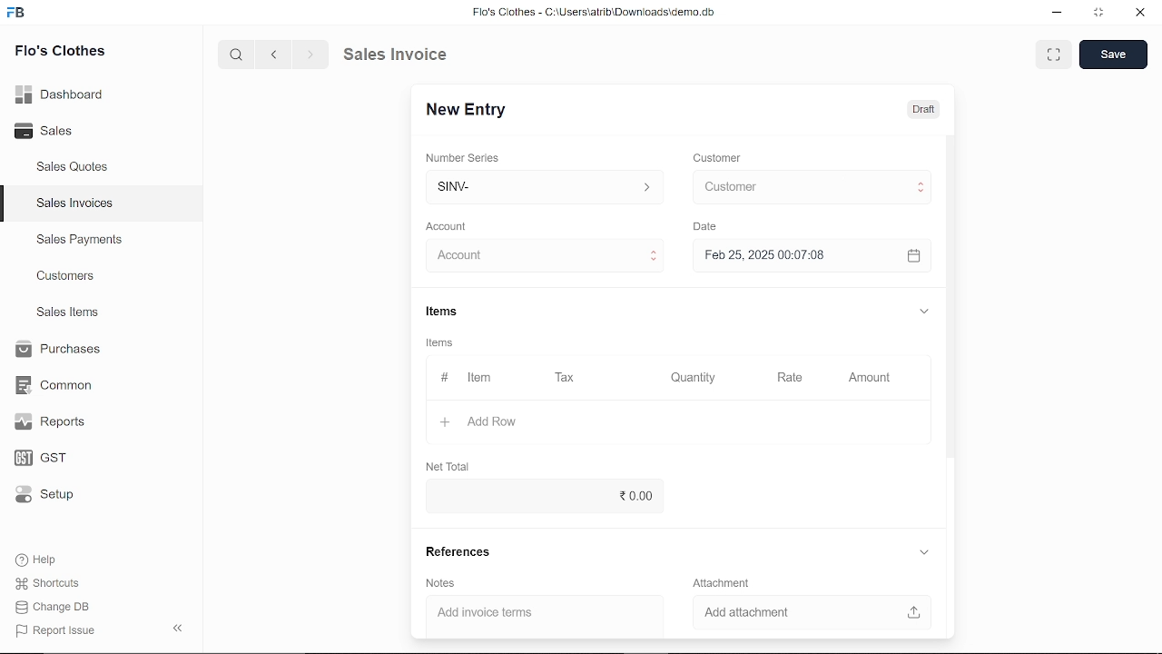  Describe the element at coordinates (763, 189) in the screenshot. I see `cursor` at that location.